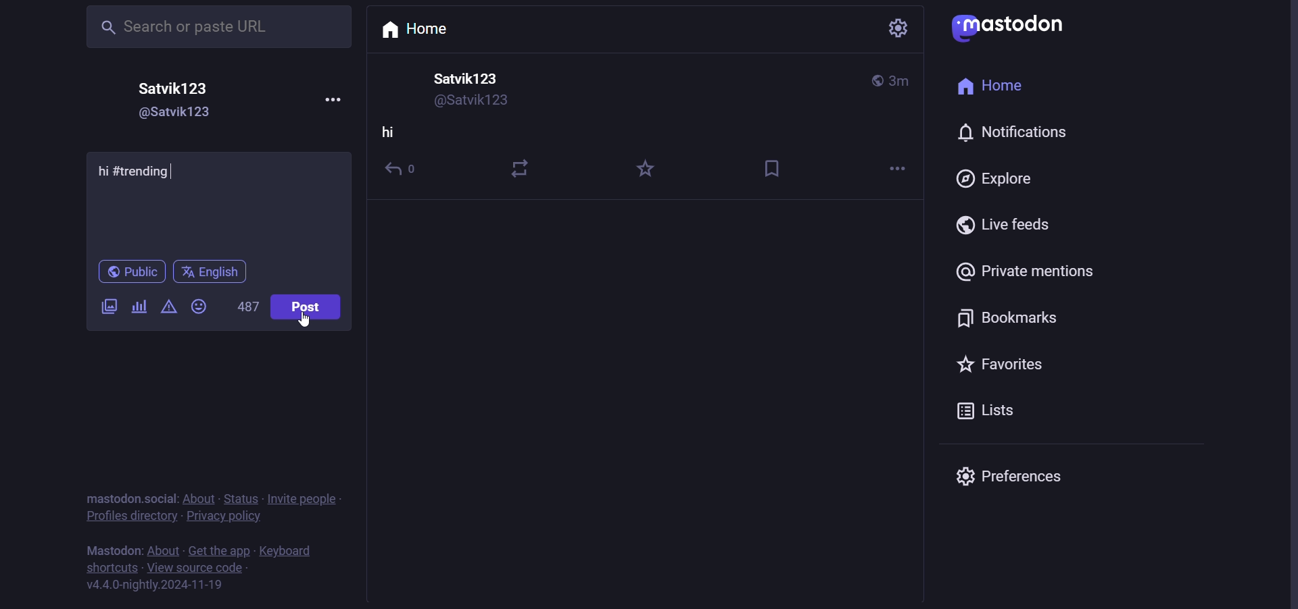 The image size is (1298, 609). What do you see at coordinates (900, 81) in the screenshot?
I see `last modified` at bounding box center [900, 81].